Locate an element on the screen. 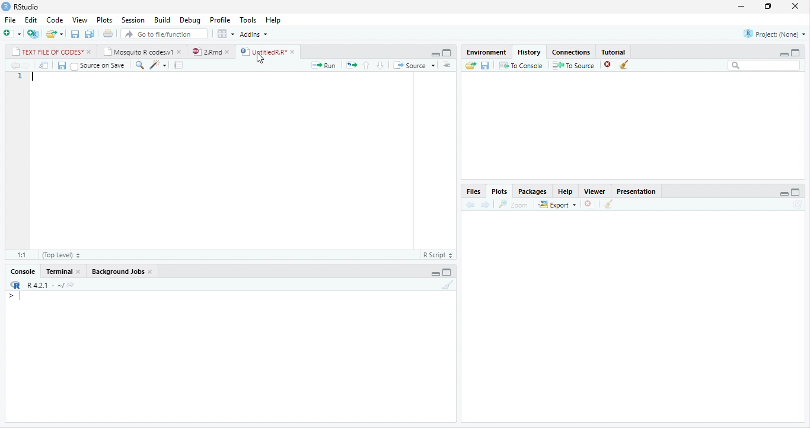 The image size is (810, 428). Tutorial is located at coordinates (613, 52).